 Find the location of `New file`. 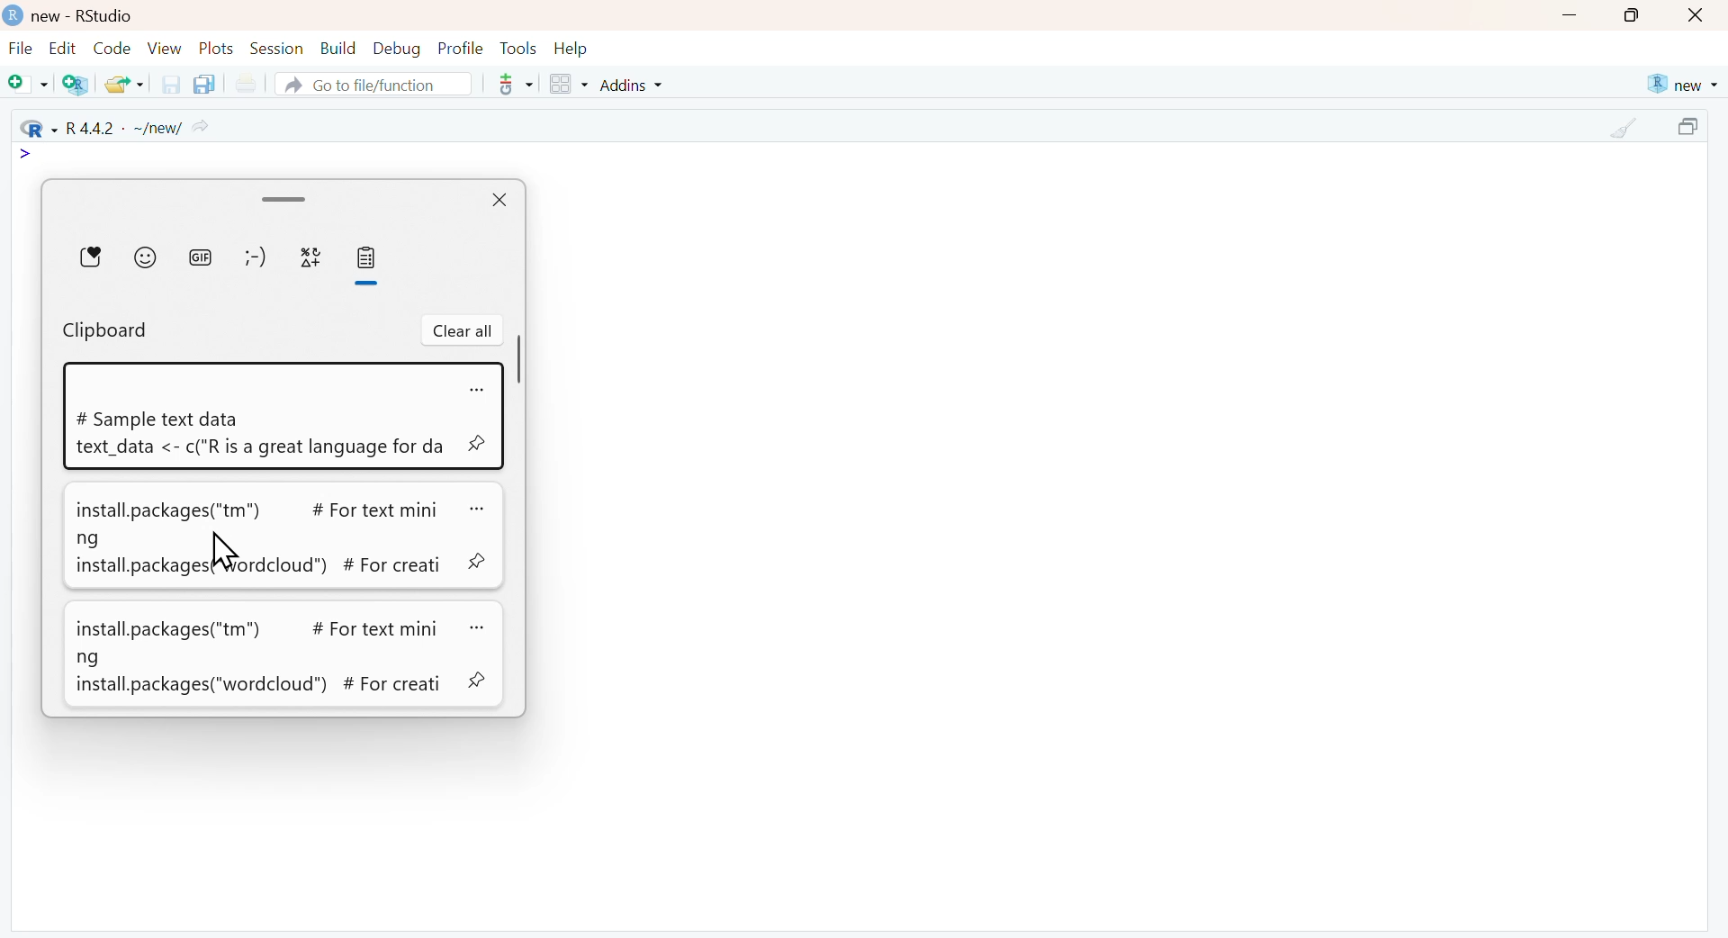

New file is located at coordinates (27, 85).